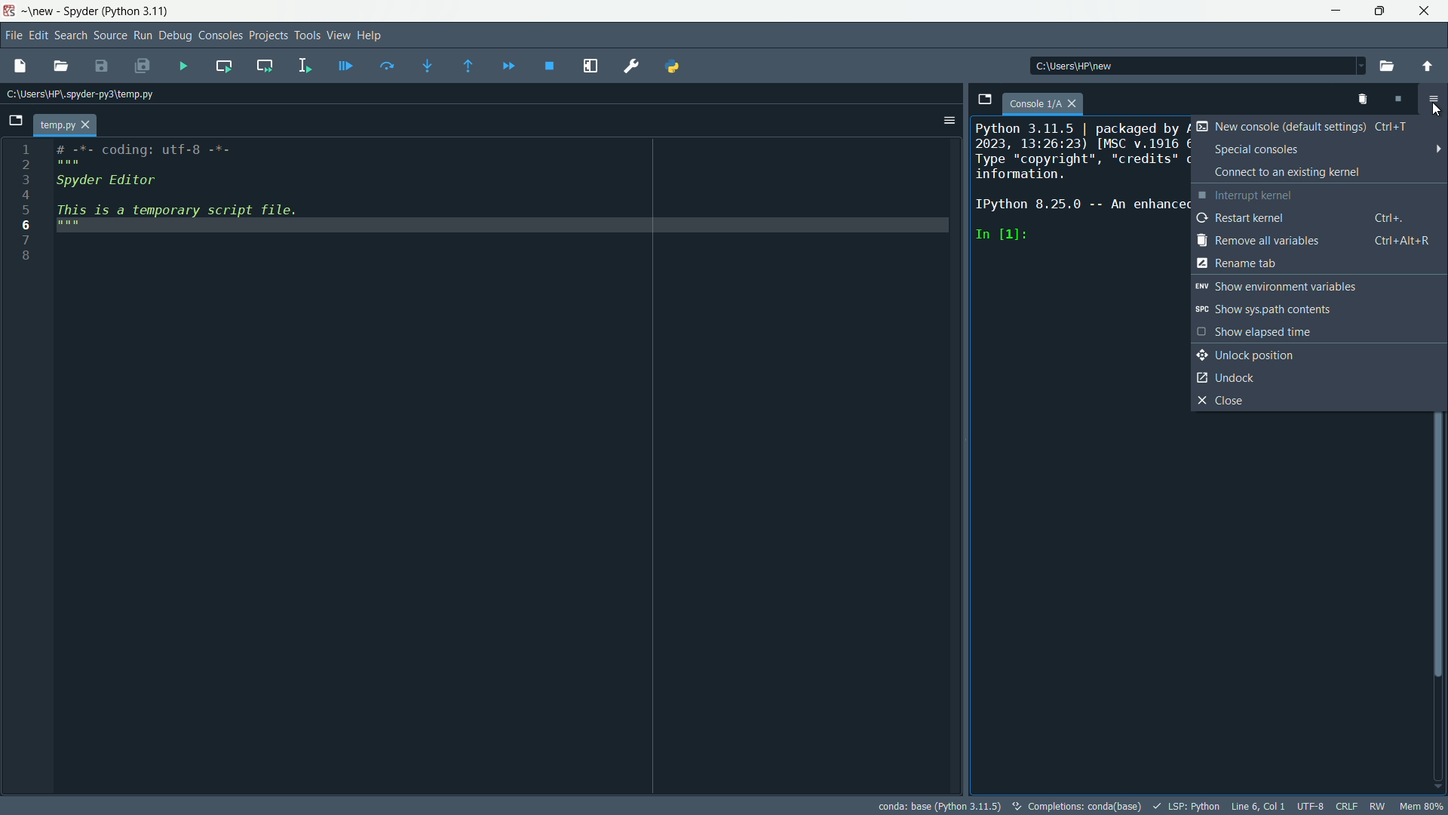 Image resolution: width=1448 pixels, height=815 pixels. What do you see at coordinates (1439, 111) in the screenshot?
I see `cursor` at bounding box center [1439, 111].